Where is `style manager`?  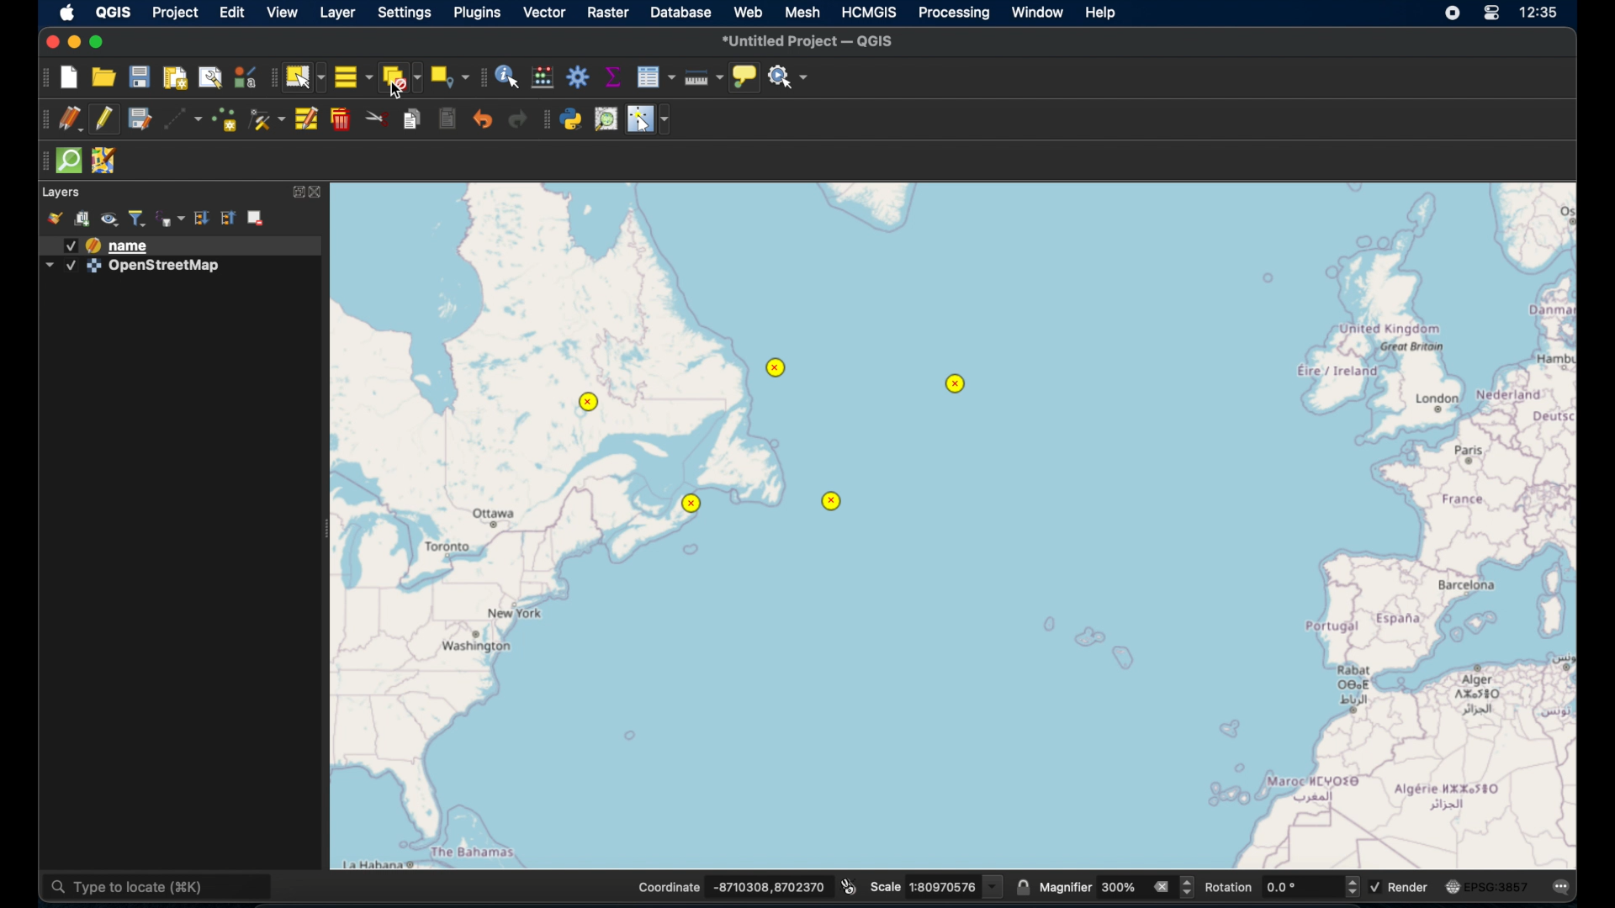
style manager is located at coordinates (244, 79).